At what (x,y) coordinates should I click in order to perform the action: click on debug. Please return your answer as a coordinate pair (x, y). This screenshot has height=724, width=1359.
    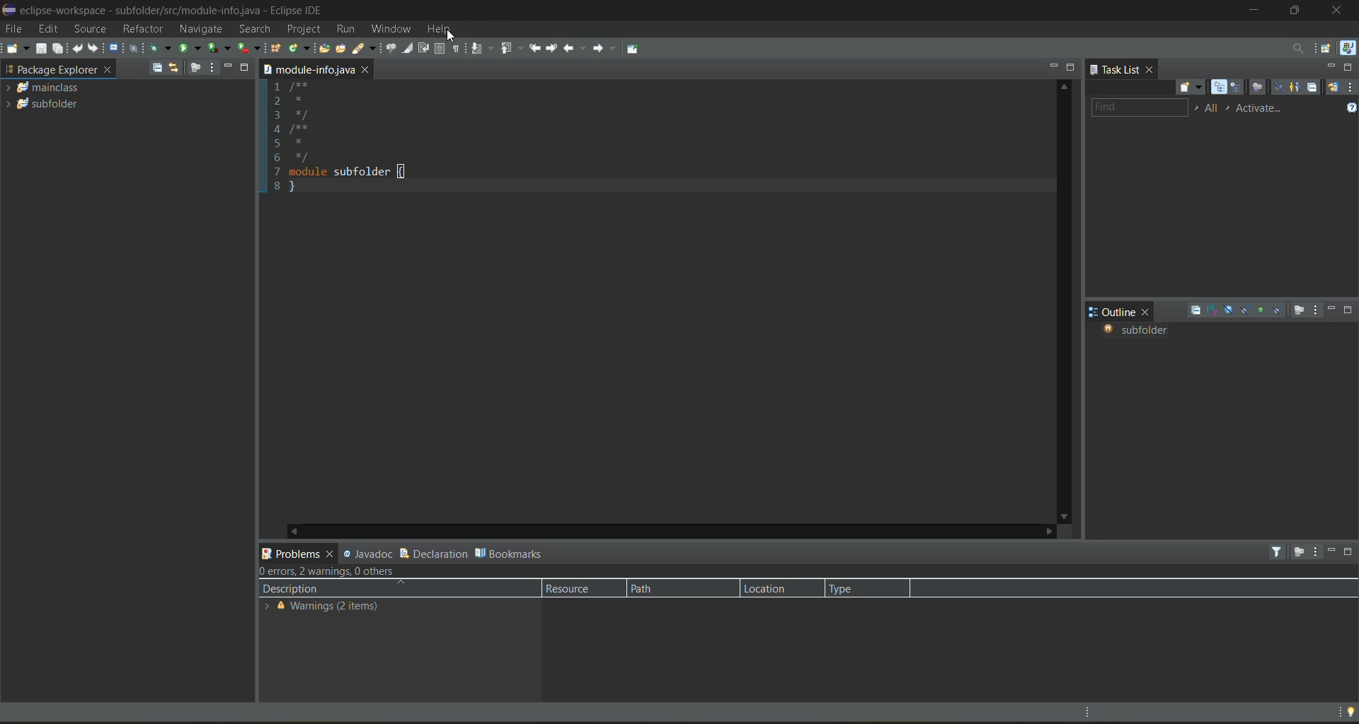
    Looking at the image, I should click on (161, 51).